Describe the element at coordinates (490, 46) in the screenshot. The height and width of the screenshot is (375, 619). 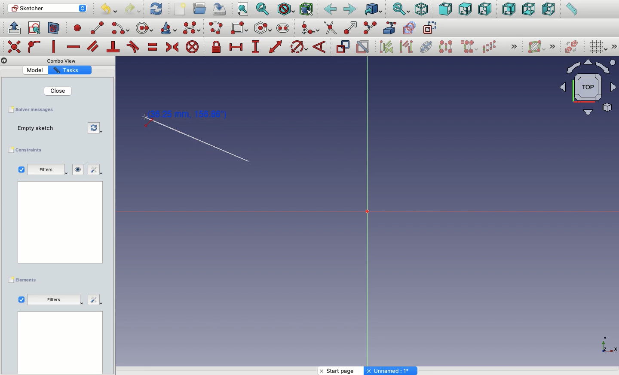
I see `Rectangular array` at that location.